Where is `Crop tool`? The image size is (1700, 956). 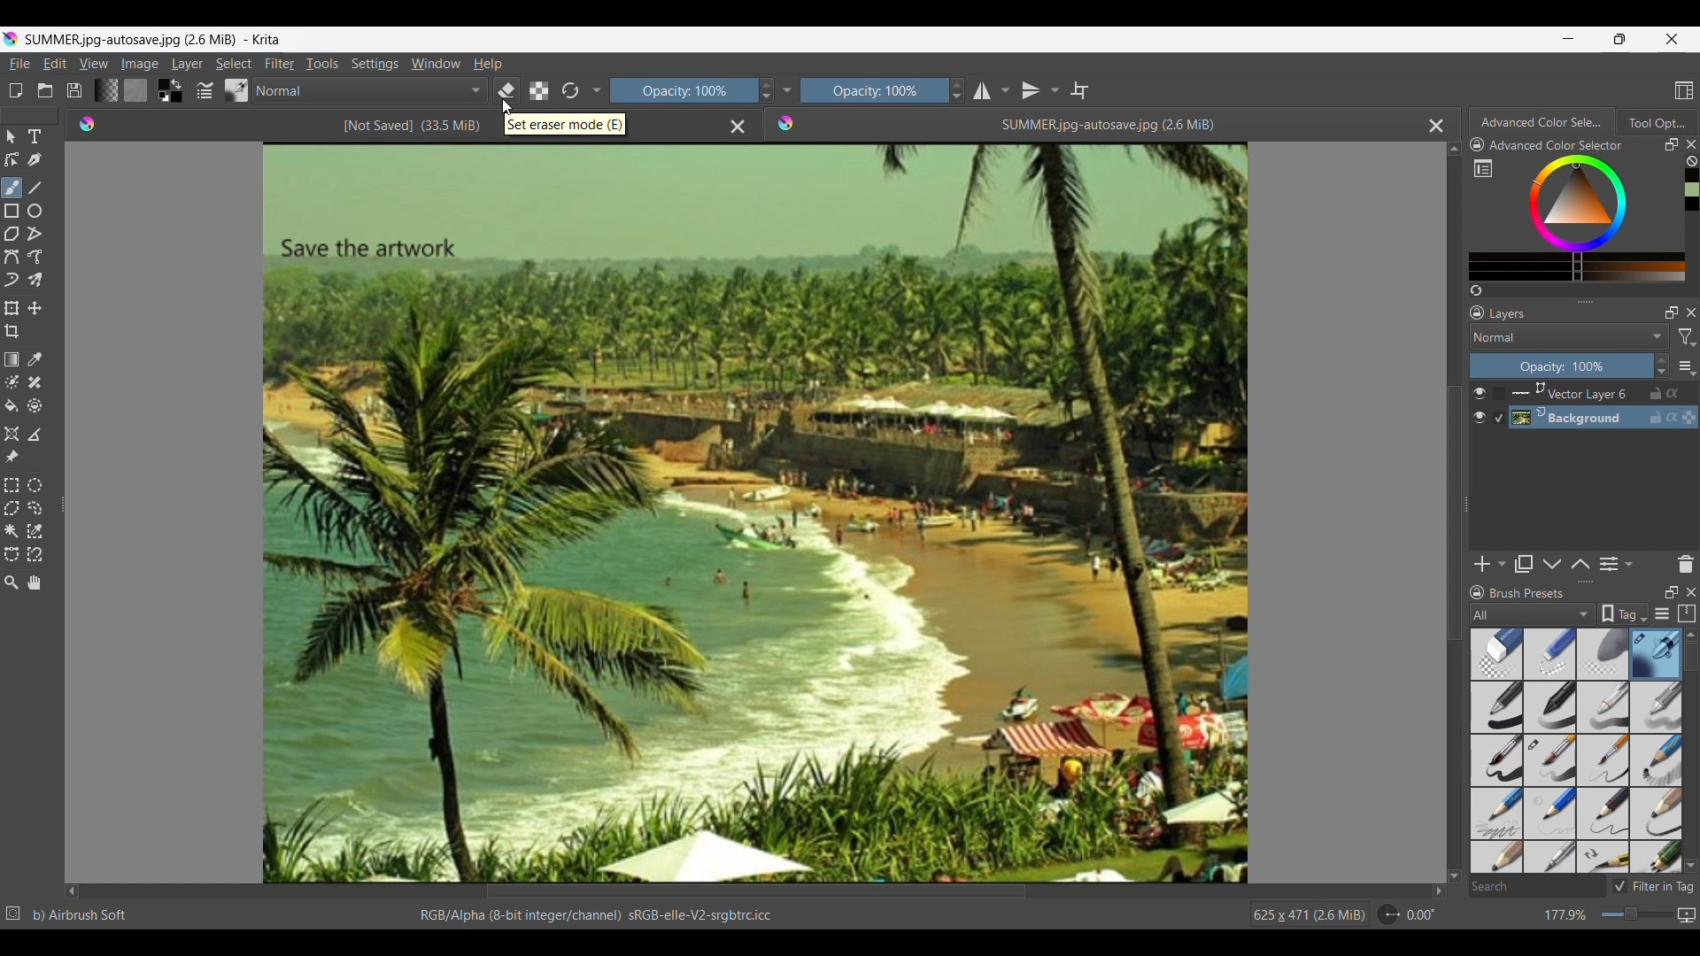 Crop tool is located at coordinates (12, 332).